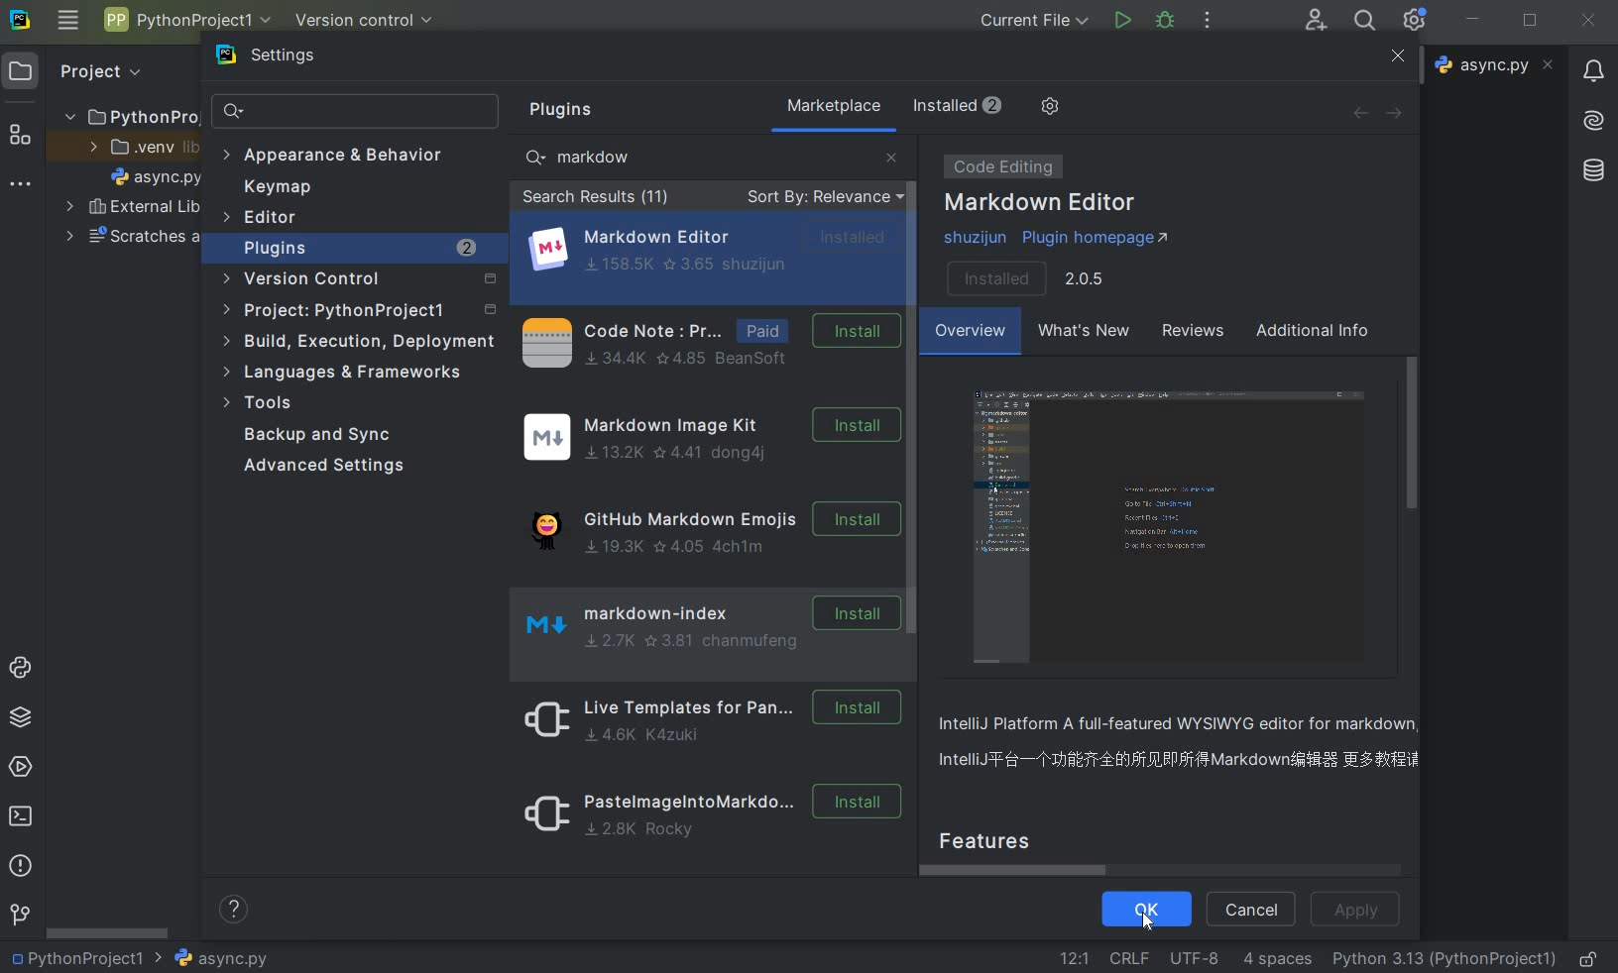 The image size is (1618, 973). Describe the element at coordinates (956, 106) in the screenshot. I see `installed (2)` at that location.